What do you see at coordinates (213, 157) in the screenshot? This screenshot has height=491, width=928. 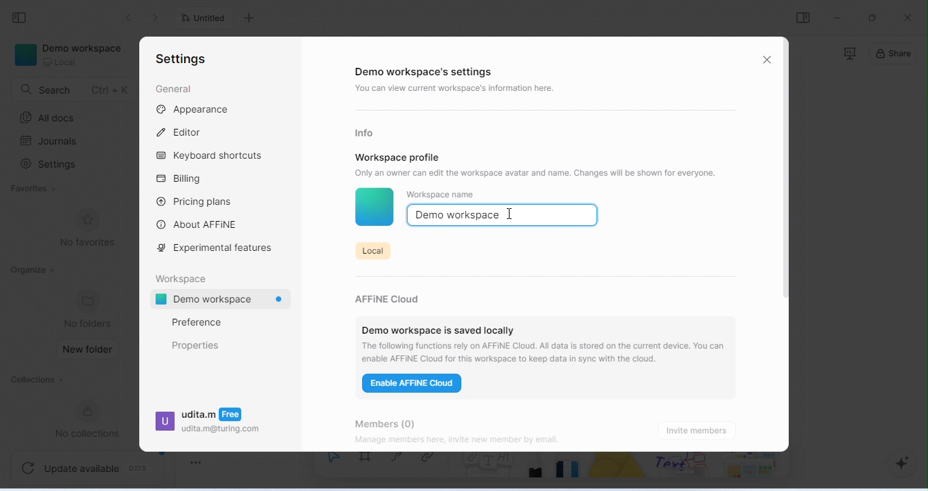 I see `keyboard shortcuts` at bounding box center [213, 157].